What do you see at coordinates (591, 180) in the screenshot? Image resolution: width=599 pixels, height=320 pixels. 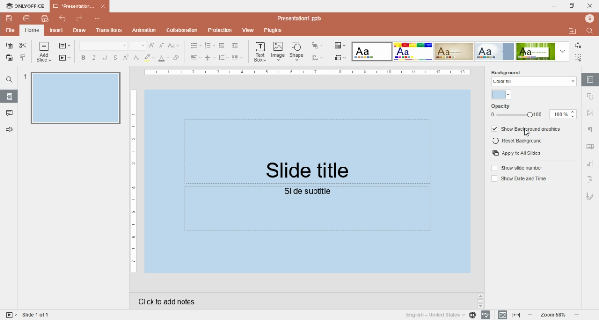 I see `text art settings` at bounding box center [591, 180].